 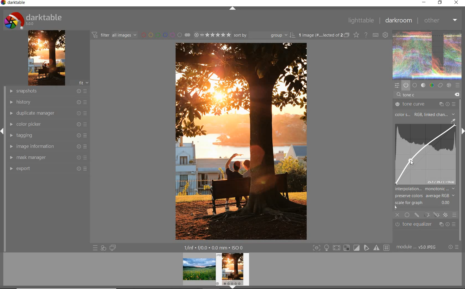 I want to click on uniformly, so click(x=407, y=215).